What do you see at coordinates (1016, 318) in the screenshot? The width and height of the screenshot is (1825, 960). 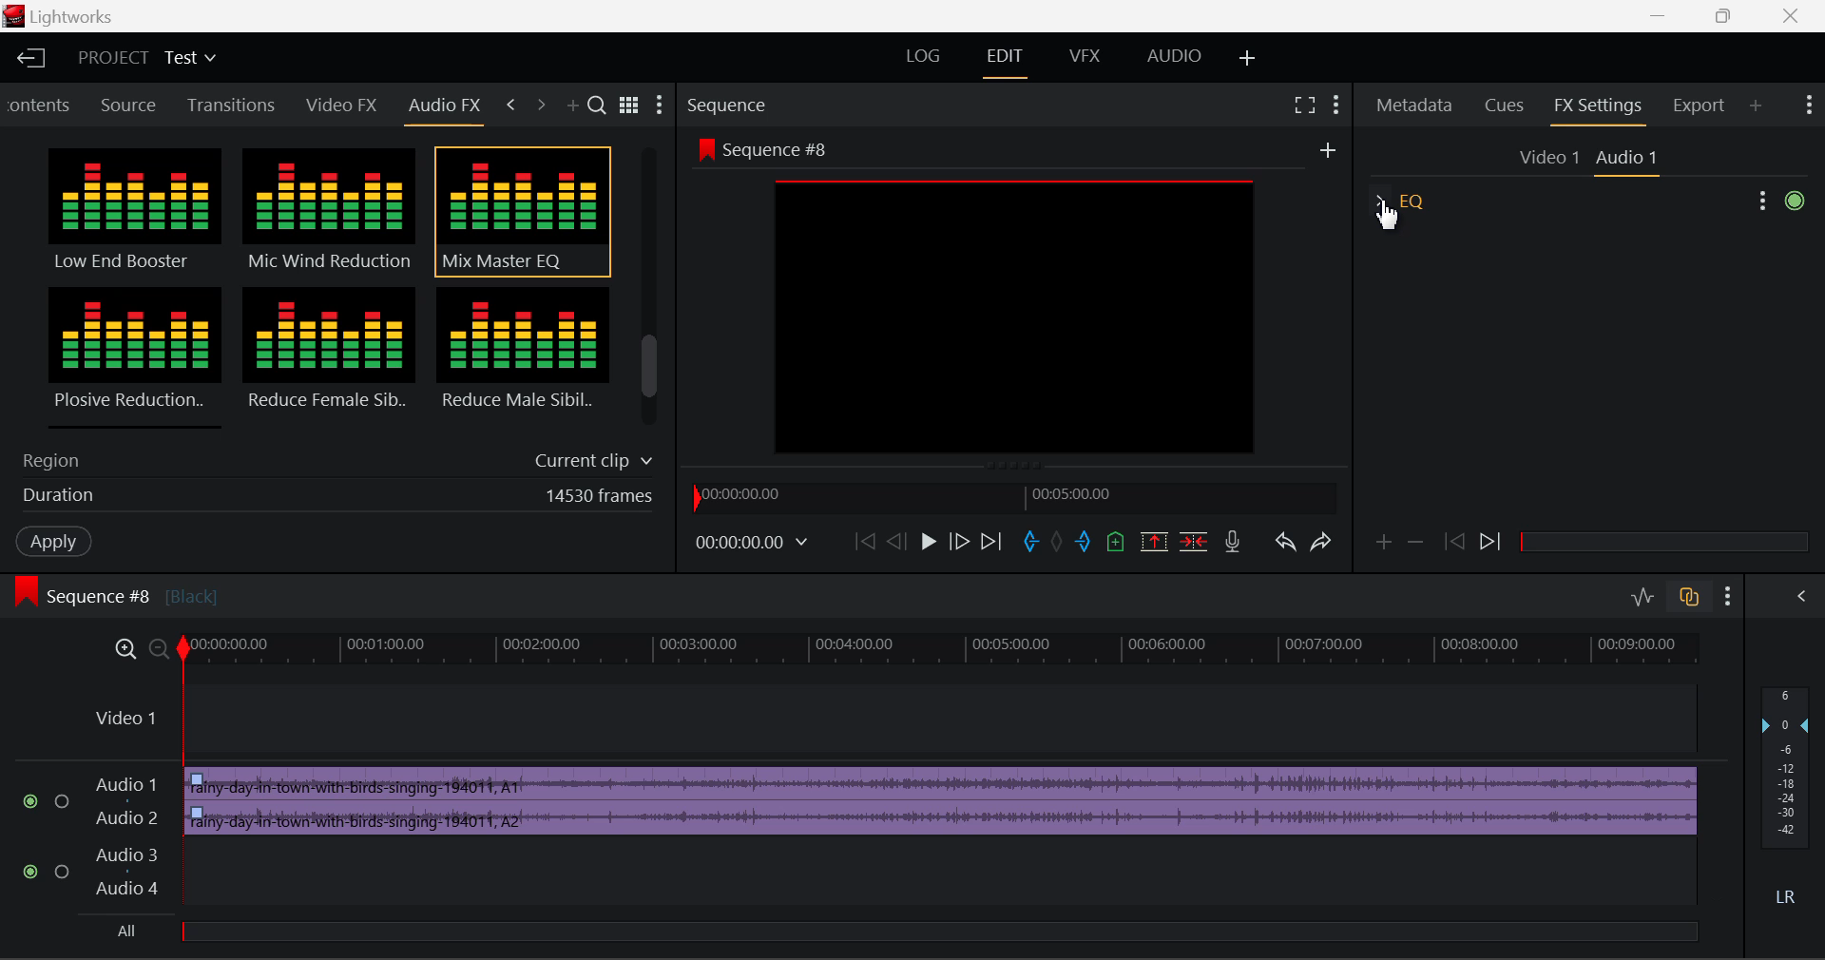 I see `preview` at bounding box center [1016, 318].